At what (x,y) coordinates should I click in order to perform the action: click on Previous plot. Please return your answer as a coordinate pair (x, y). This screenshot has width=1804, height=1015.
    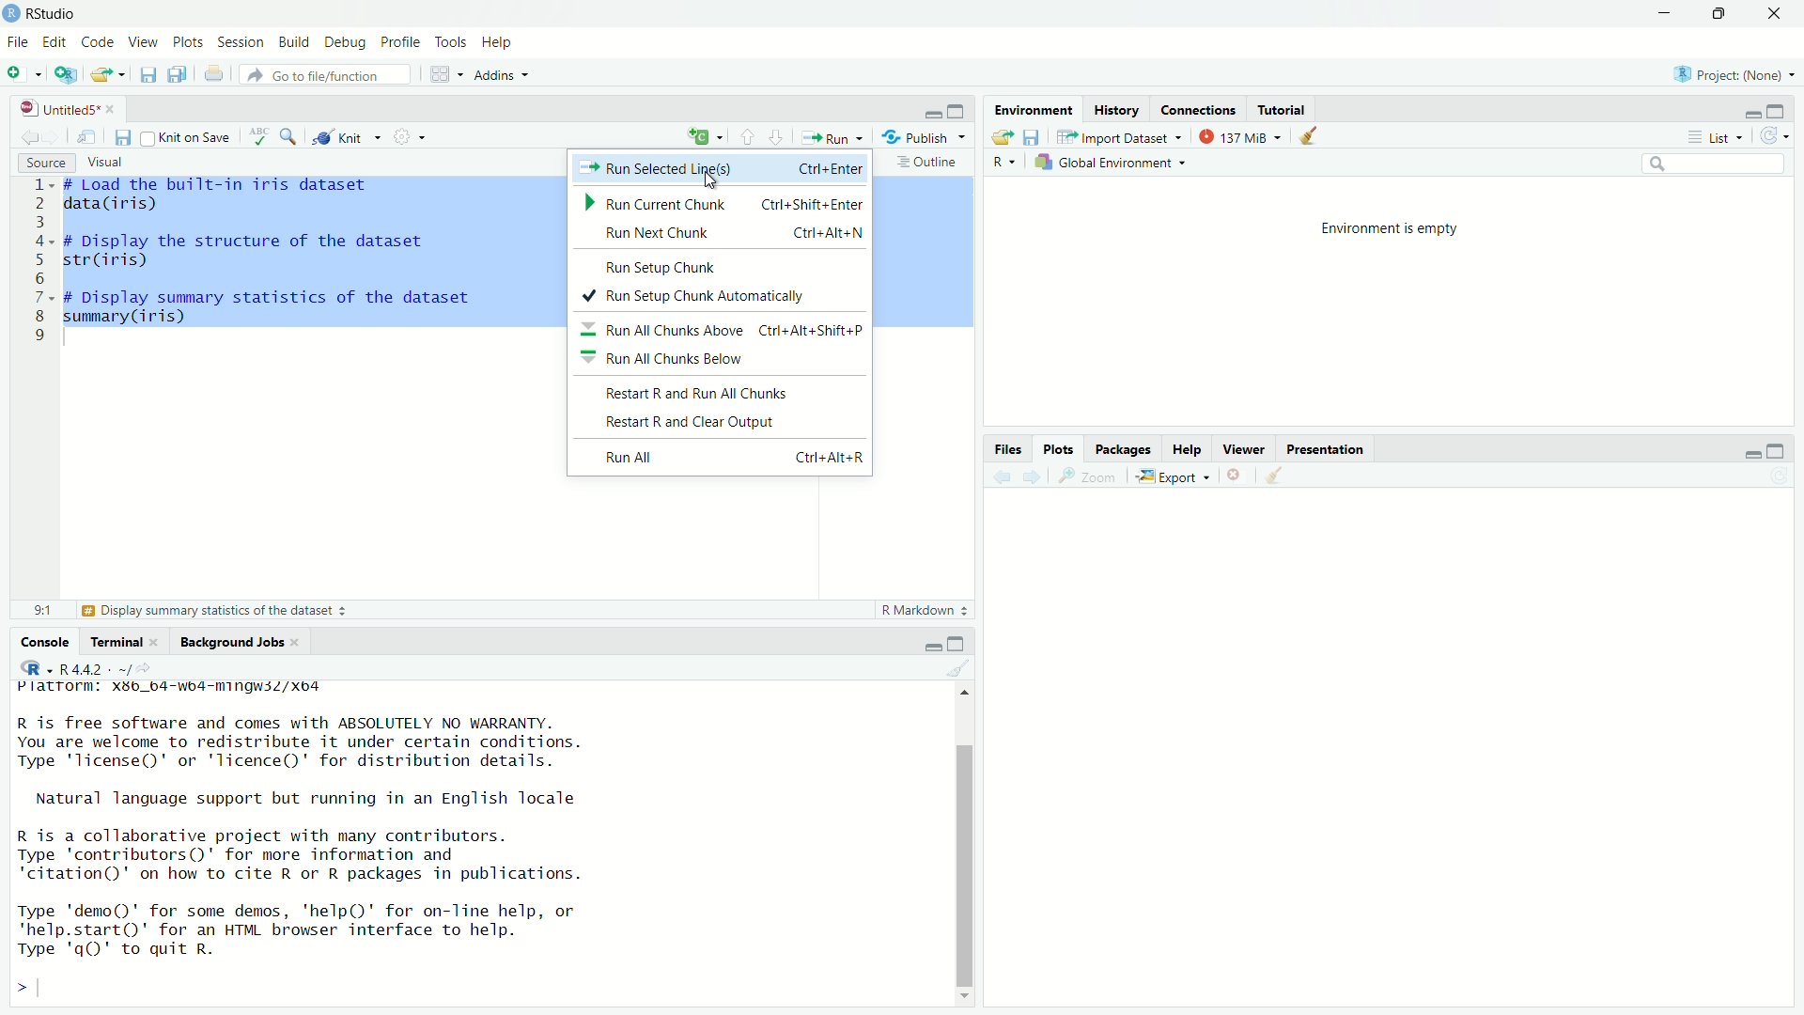
    Looking at the image, I should click on (1002, 476).